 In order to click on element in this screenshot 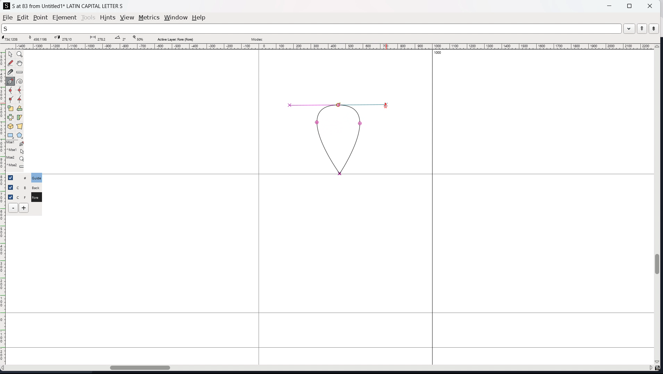, I will do `click(65, 18)`.